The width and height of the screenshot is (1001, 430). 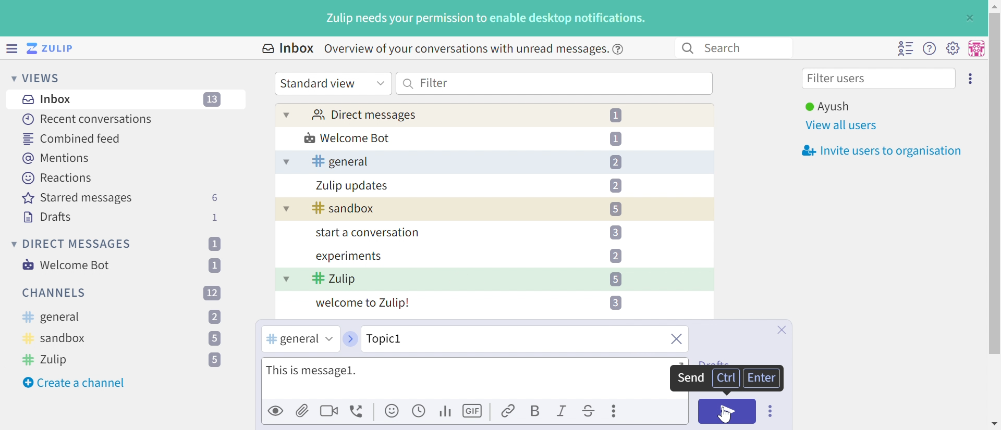 I want to click on sandbox, so click(x=344, y=209).